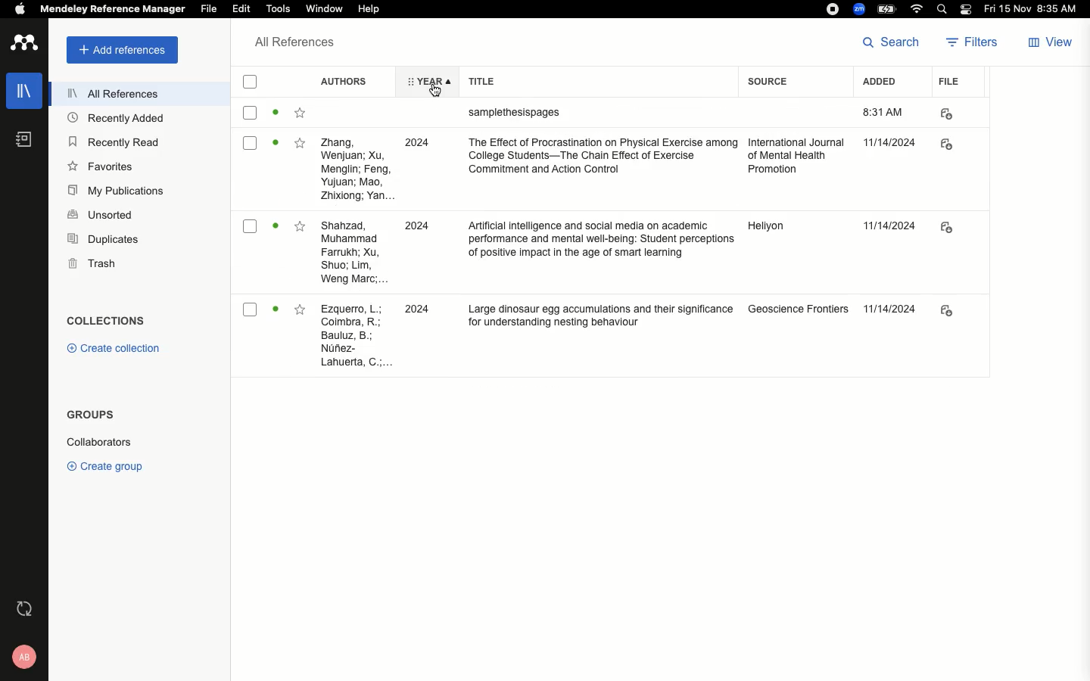 This screenshot has height=681, width=1090. Describe the element at coordinates (972, 42) in the screenshot. I see `Filters` at that location.